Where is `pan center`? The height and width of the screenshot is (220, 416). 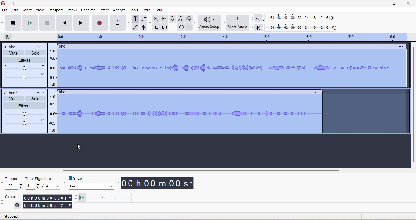
pan center is located at coordinates (25, 122).